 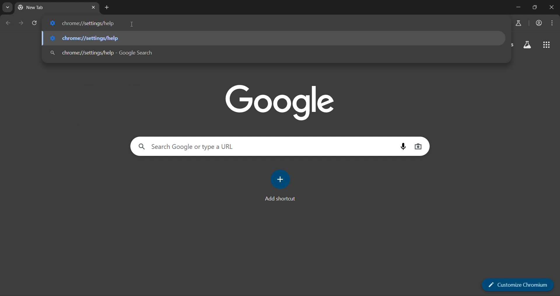 I want to click on chrome://settings/help, so click(x=85, y=38).